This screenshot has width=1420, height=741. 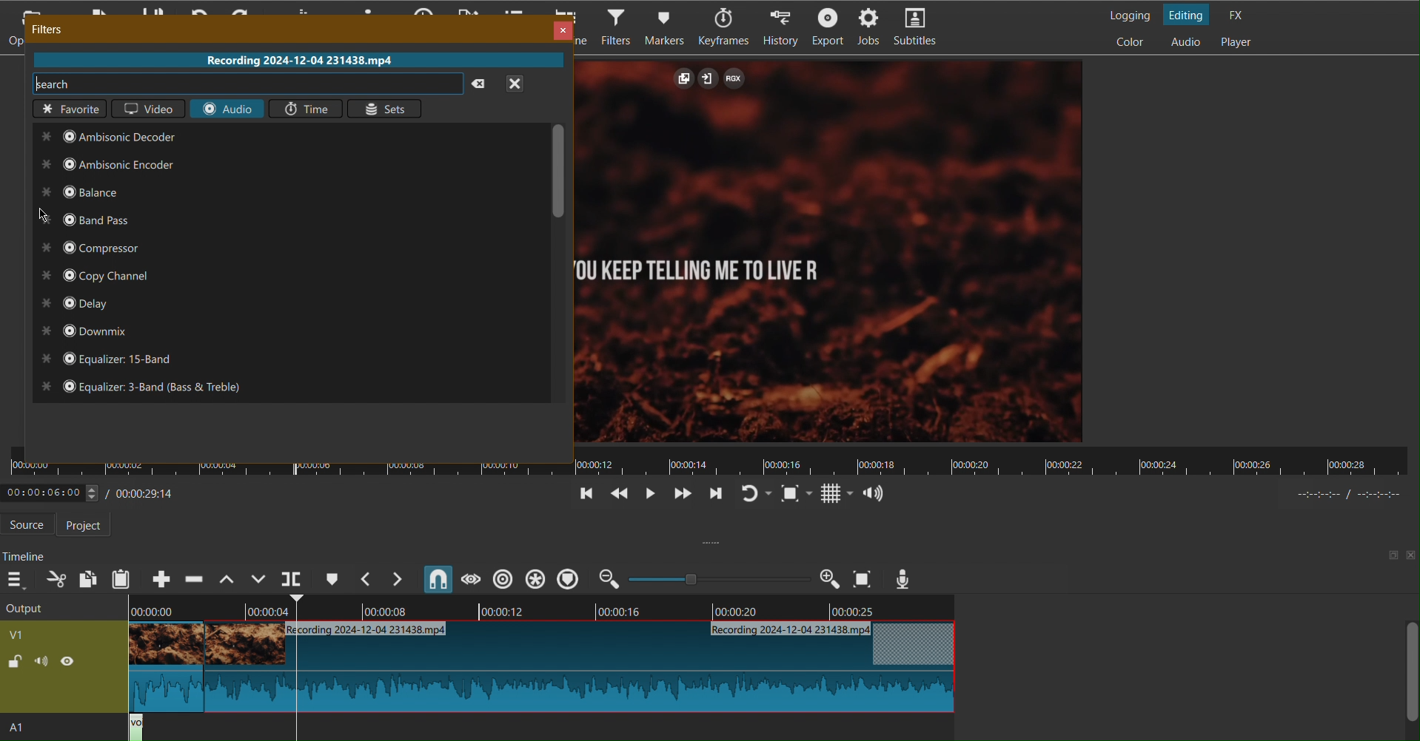 What do you see at coordinates (922, 28) in the screenshot?
I see `Subtitles` at bounding box center [922, 28].